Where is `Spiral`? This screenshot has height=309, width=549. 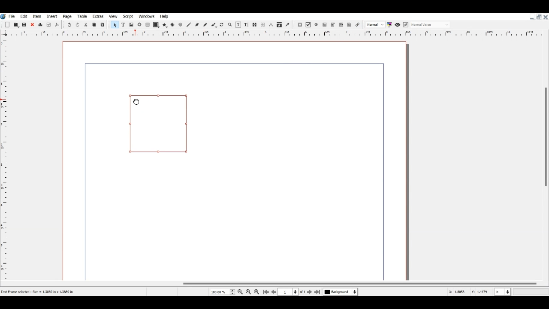 Spiral is located at coordinates (180, 25).